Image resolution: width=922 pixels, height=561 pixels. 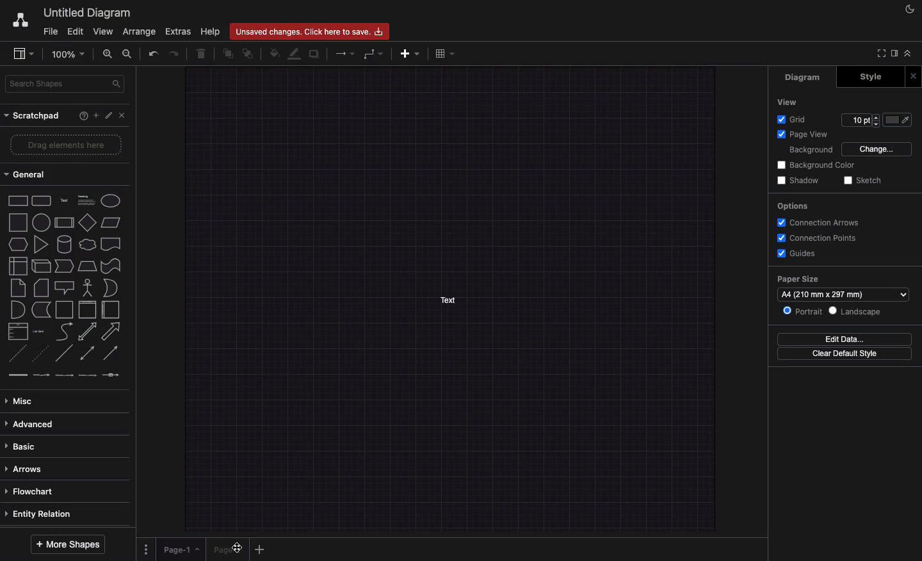 What do you see at coordinates (177, 31) in the screenshot?
I see `Extras` at bounding box center [177, 31].